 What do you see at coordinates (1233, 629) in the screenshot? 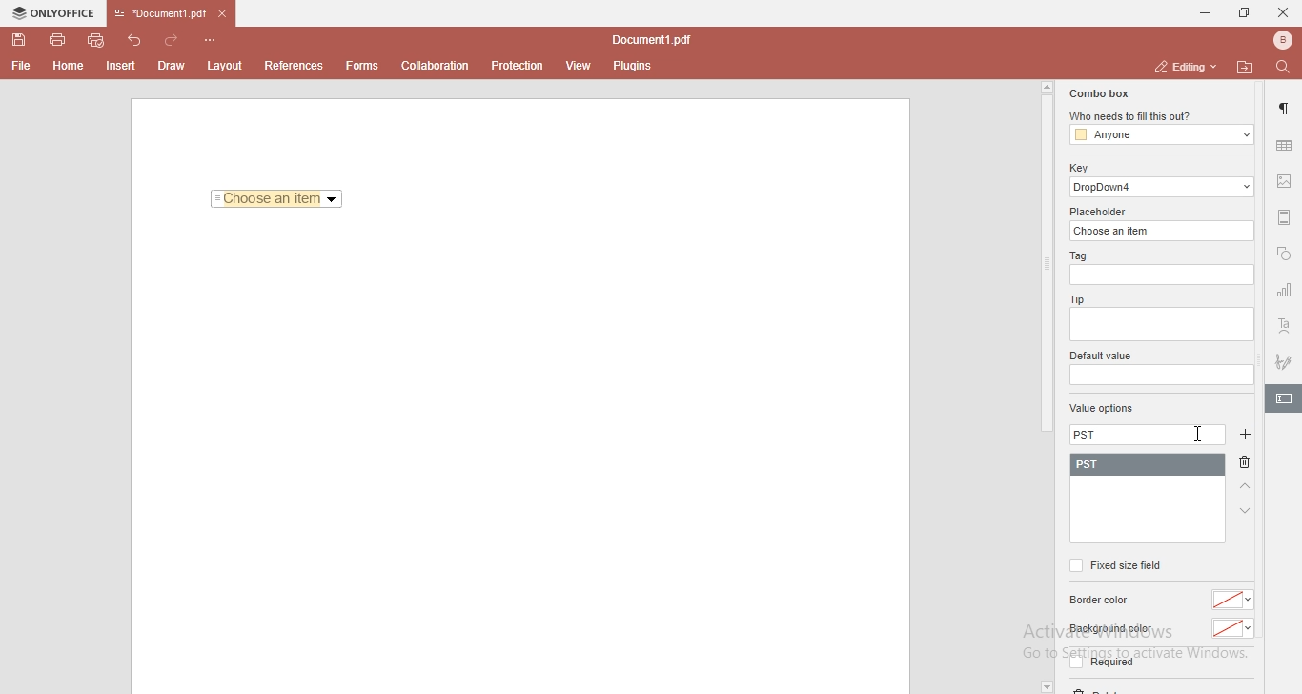
I see `color dropdown` at bounding box center [1233, 629].